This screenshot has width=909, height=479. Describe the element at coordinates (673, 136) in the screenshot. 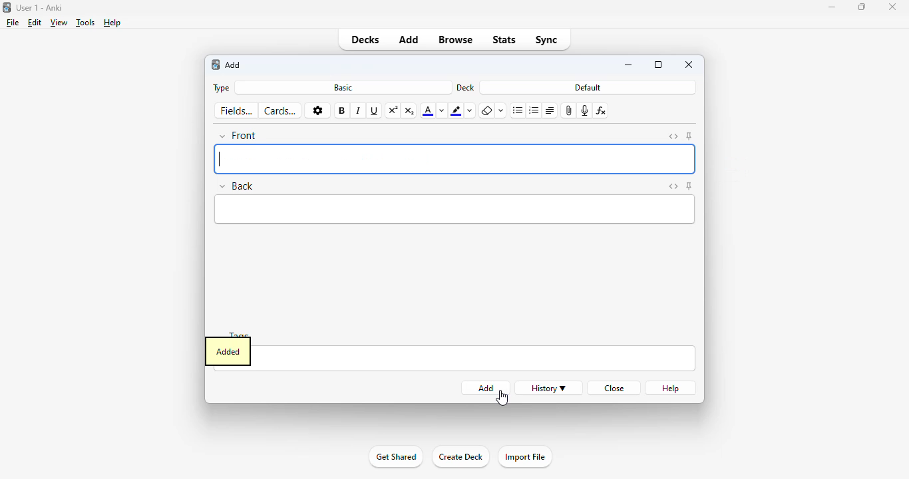

I see `toggle HTML editor` at that location.